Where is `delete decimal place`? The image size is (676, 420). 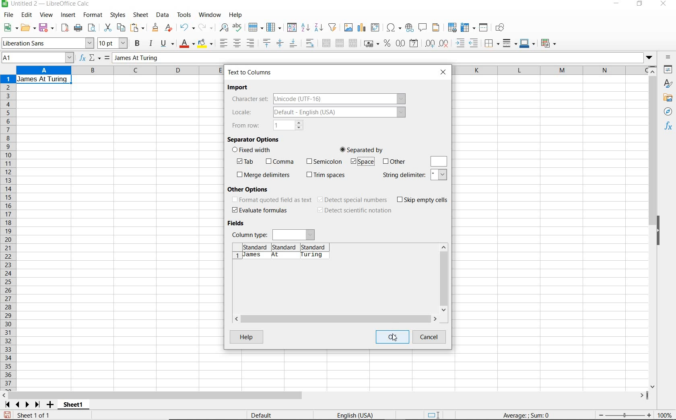
delete decimal place is located at coordinates (445, 43).